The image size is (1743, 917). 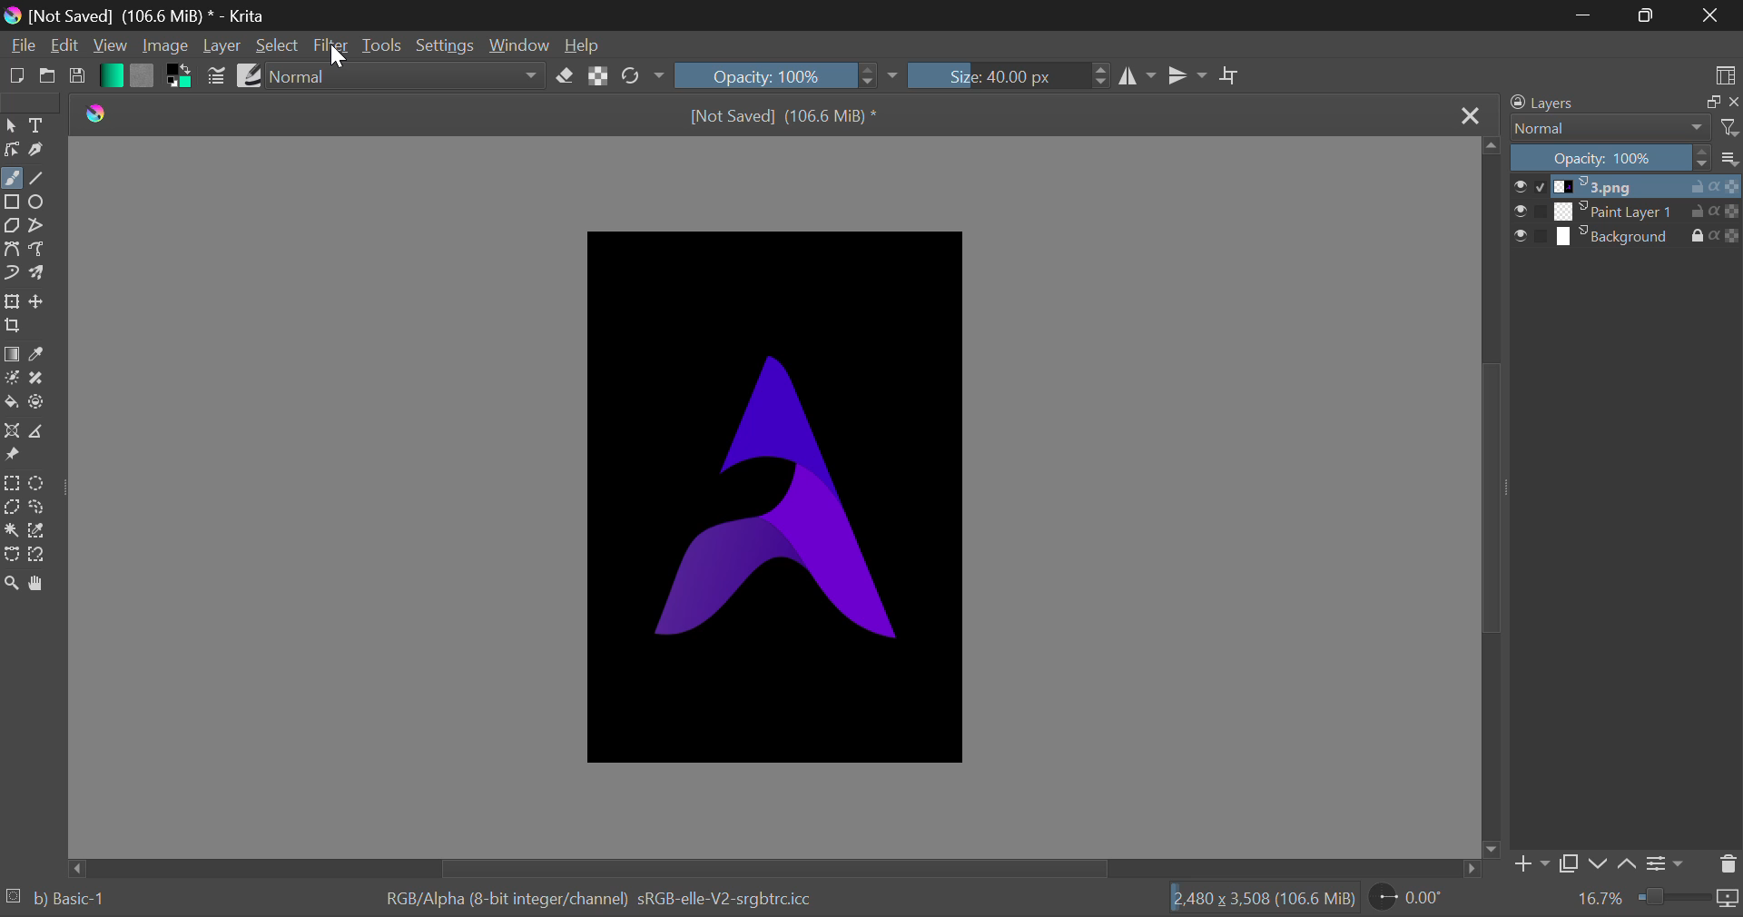 What do you see at coordinates (1011, 76) in the screenshot?
I see `Size: 40.00 px` at bounding box center [1011, 76].